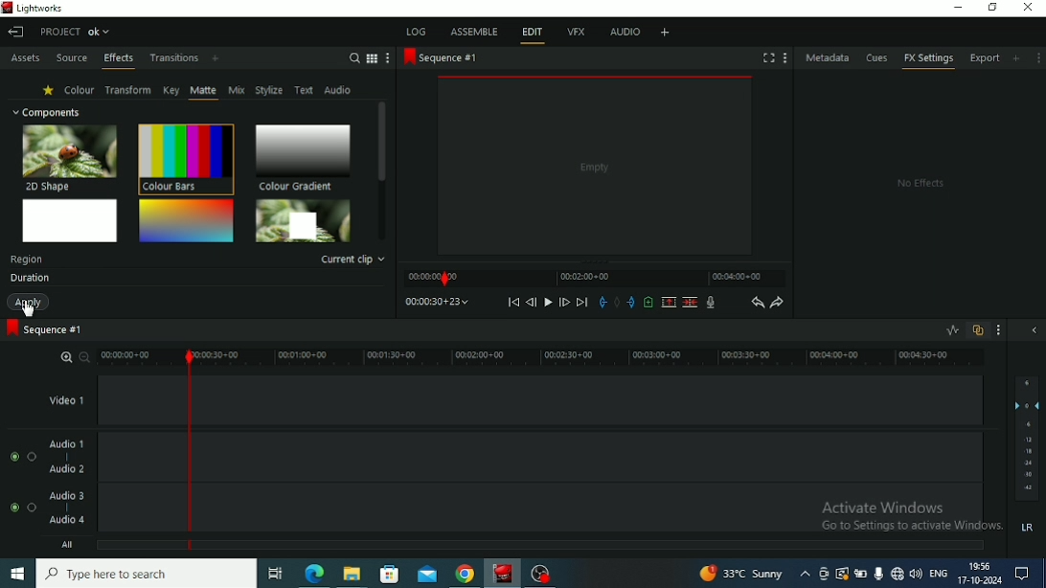 Image resolution: width=1046 pixels, height=588 pixels. What do you see at coordinates (784, 57) in the screenshot?
I see `Show setting menu` at bounding box center [784, 57].